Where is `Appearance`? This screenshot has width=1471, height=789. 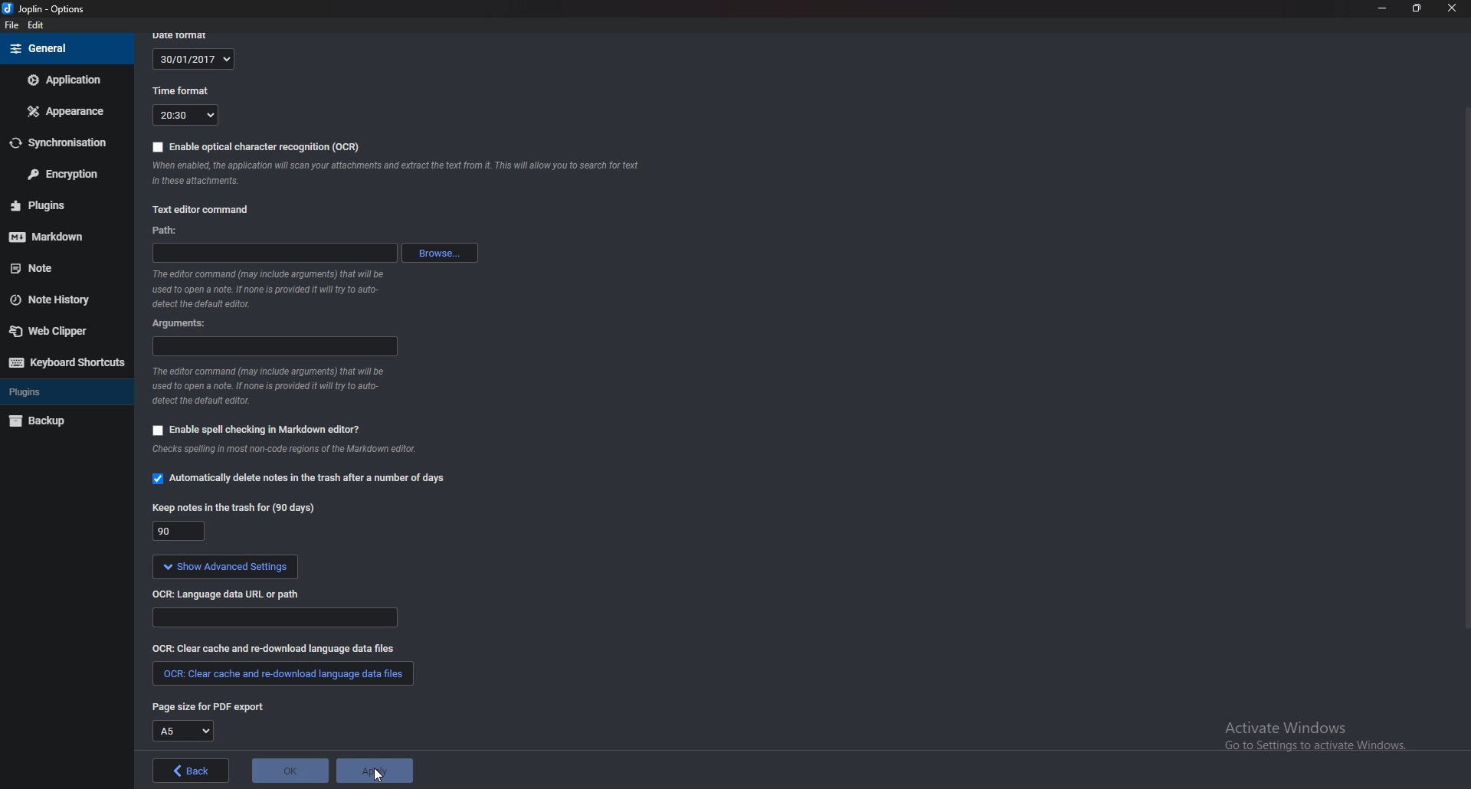 Appearance is located at coordinates (63, 112).